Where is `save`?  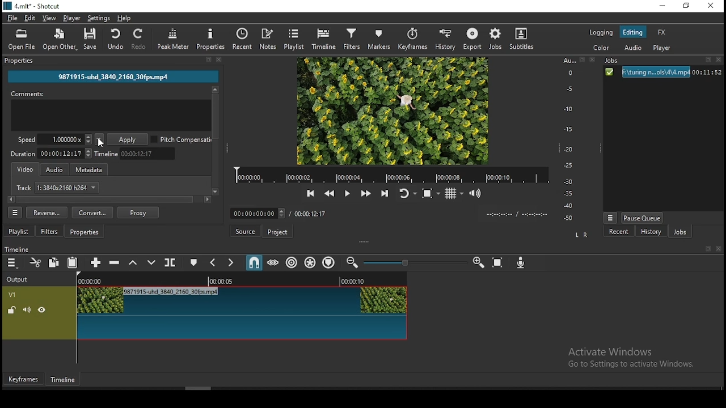
save is located at coordinates (91, 40).